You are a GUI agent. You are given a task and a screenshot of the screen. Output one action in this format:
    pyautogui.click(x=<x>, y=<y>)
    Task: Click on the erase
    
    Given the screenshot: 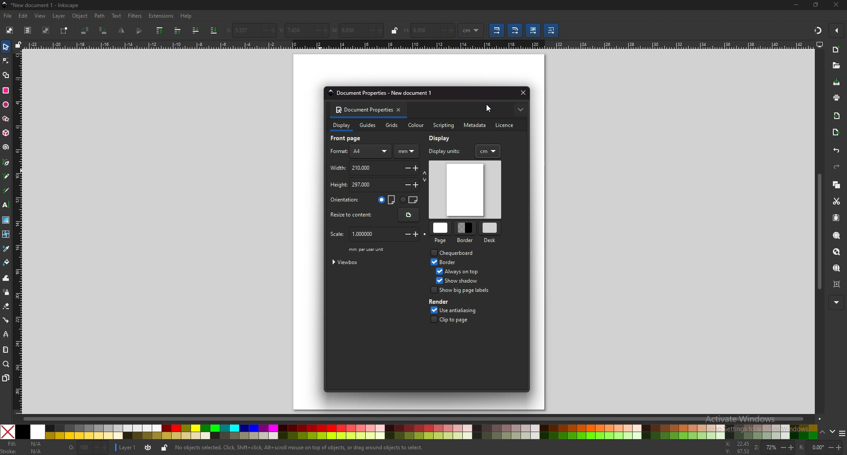 What is the action you would take?
    pyautogui.click(x=6, y=306)
    